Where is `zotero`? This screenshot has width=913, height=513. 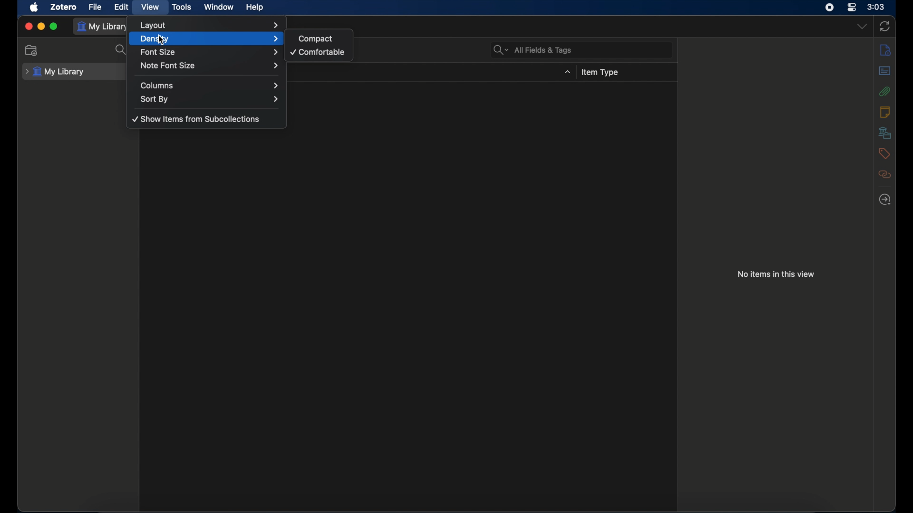 zotero is located at coordinates (63, 7).